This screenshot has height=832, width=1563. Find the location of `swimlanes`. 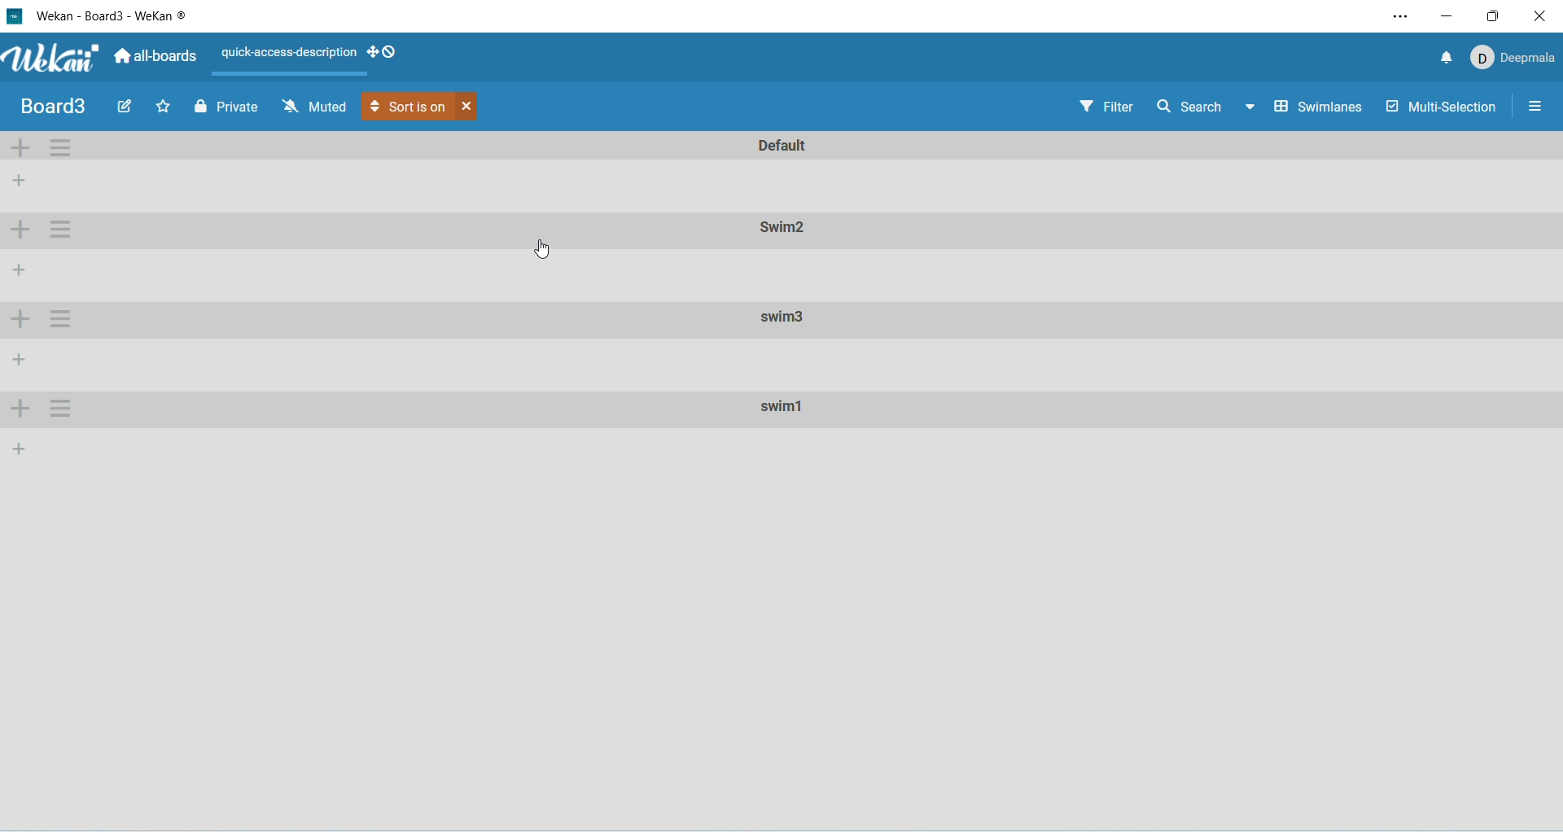

swimlanes is located at coordinates (1320, 110).